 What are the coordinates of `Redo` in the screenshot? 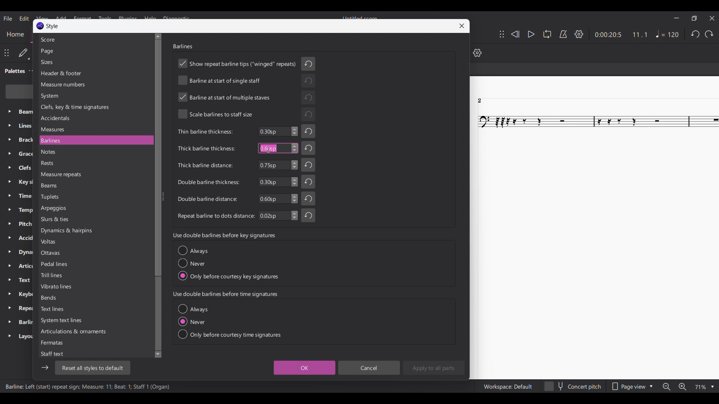 It's located at (709, 34).